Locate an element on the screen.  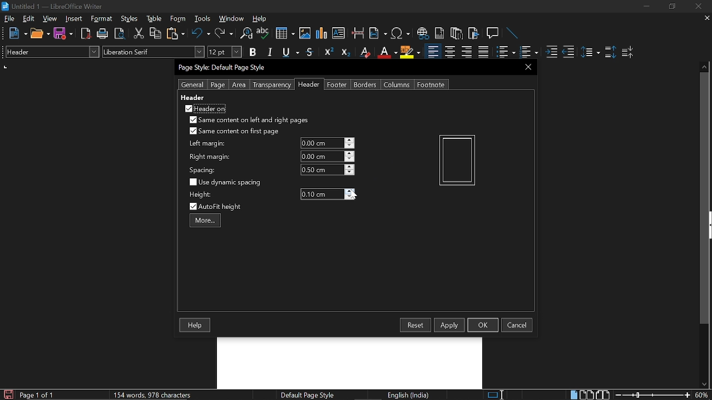
Area is located at coordinates (239, 85).